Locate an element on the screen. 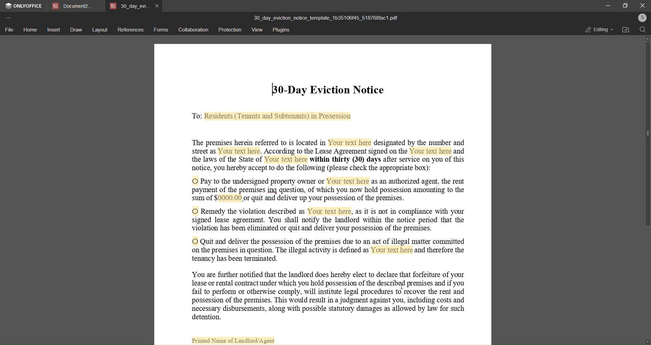 The height and width of the screenshot is (345, 651). file location is located at coordinates (626, 30).